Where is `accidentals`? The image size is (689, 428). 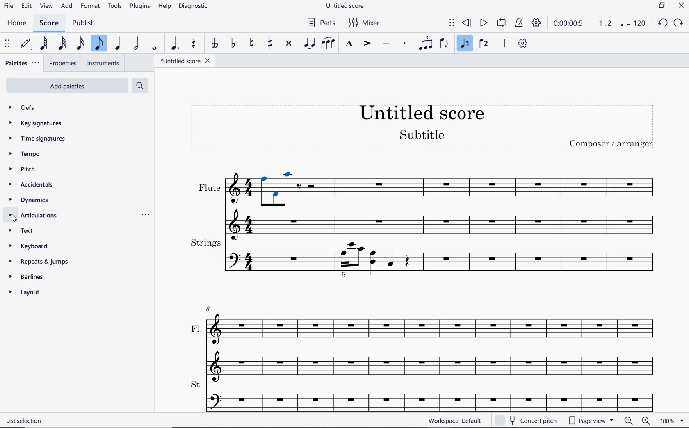 accidentals is located at coordinates (30, 185).